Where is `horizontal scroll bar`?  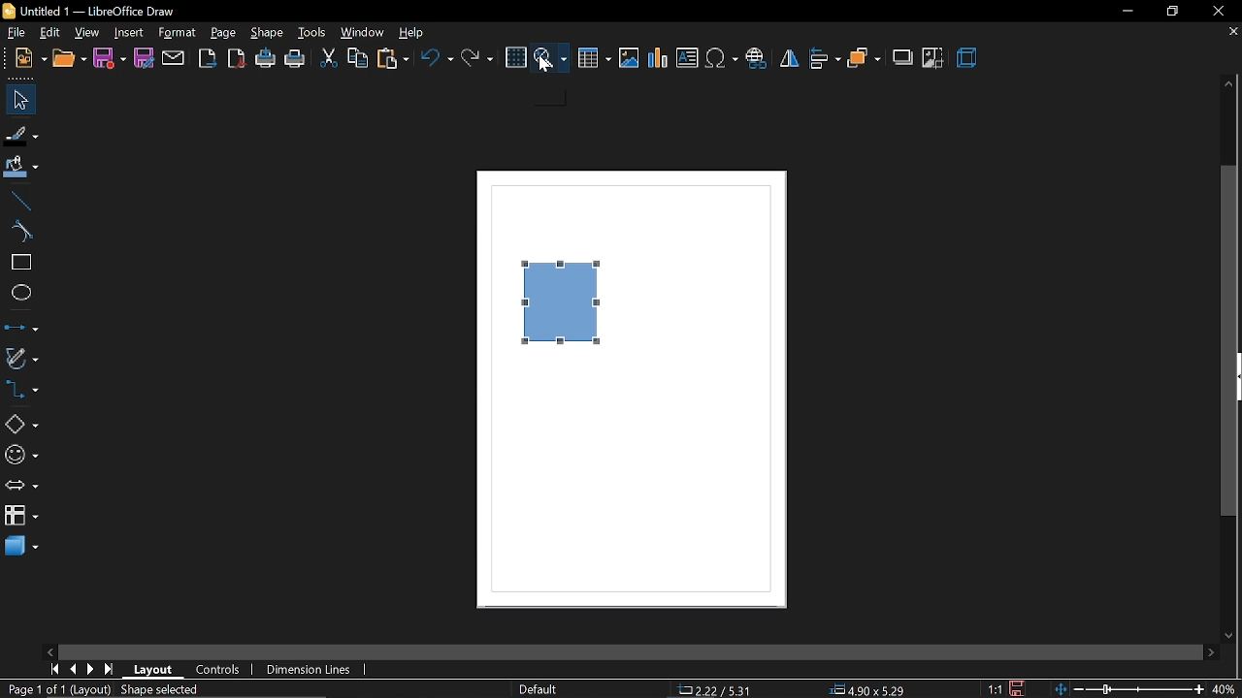 horizontal scroll bar is located at coordinates (629, 652).